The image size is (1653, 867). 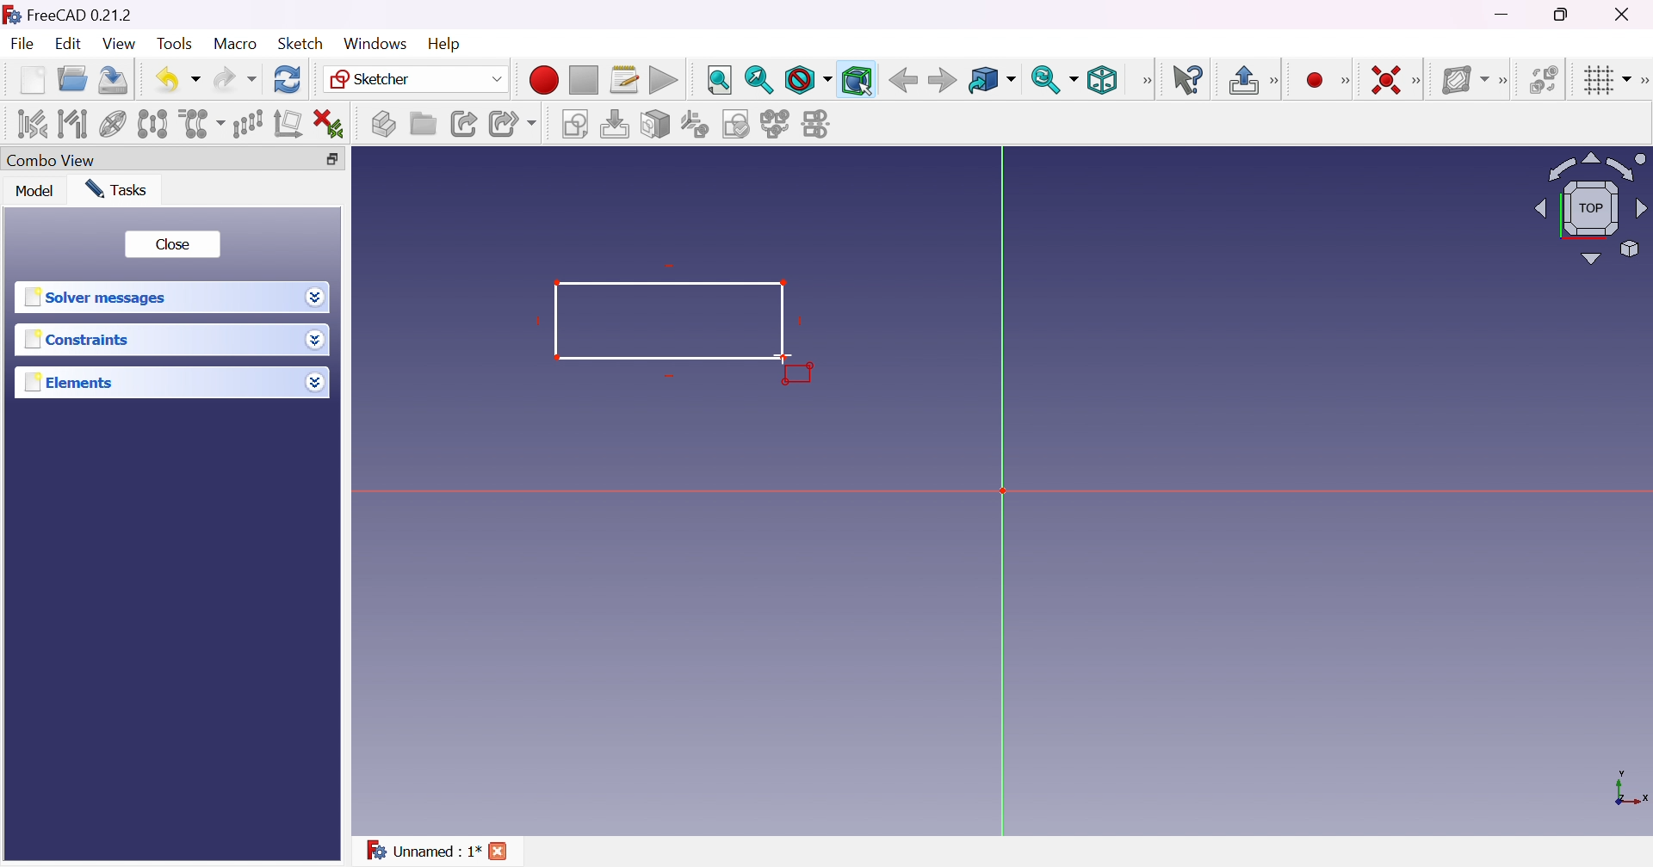 I want to click on Reorient sketch..., so click(x=693, y=125).